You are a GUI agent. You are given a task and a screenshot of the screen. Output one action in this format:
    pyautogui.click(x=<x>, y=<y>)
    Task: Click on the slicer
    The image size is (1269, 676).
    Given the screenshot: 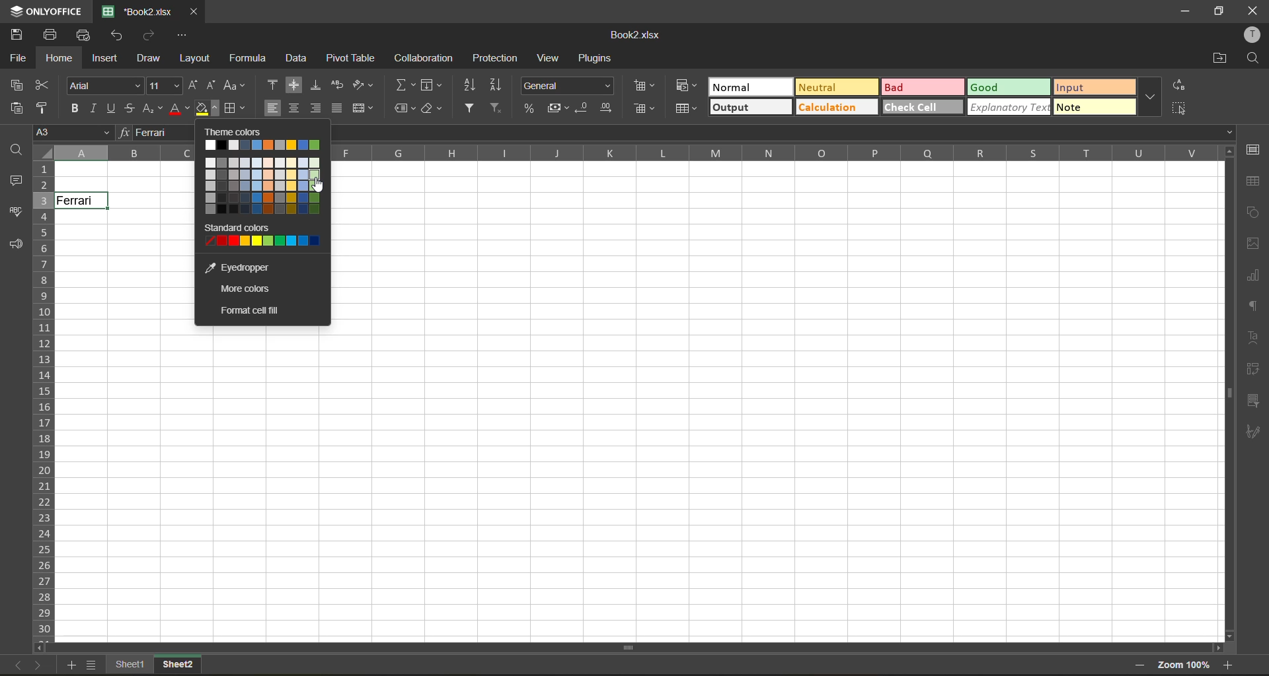 What is the action you would take?
    pyautogui.click(x=1256, y=401)
    